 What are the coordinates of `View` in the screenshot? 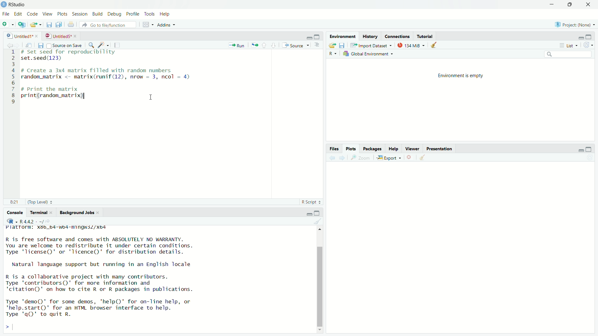 It's located at (48, 14).